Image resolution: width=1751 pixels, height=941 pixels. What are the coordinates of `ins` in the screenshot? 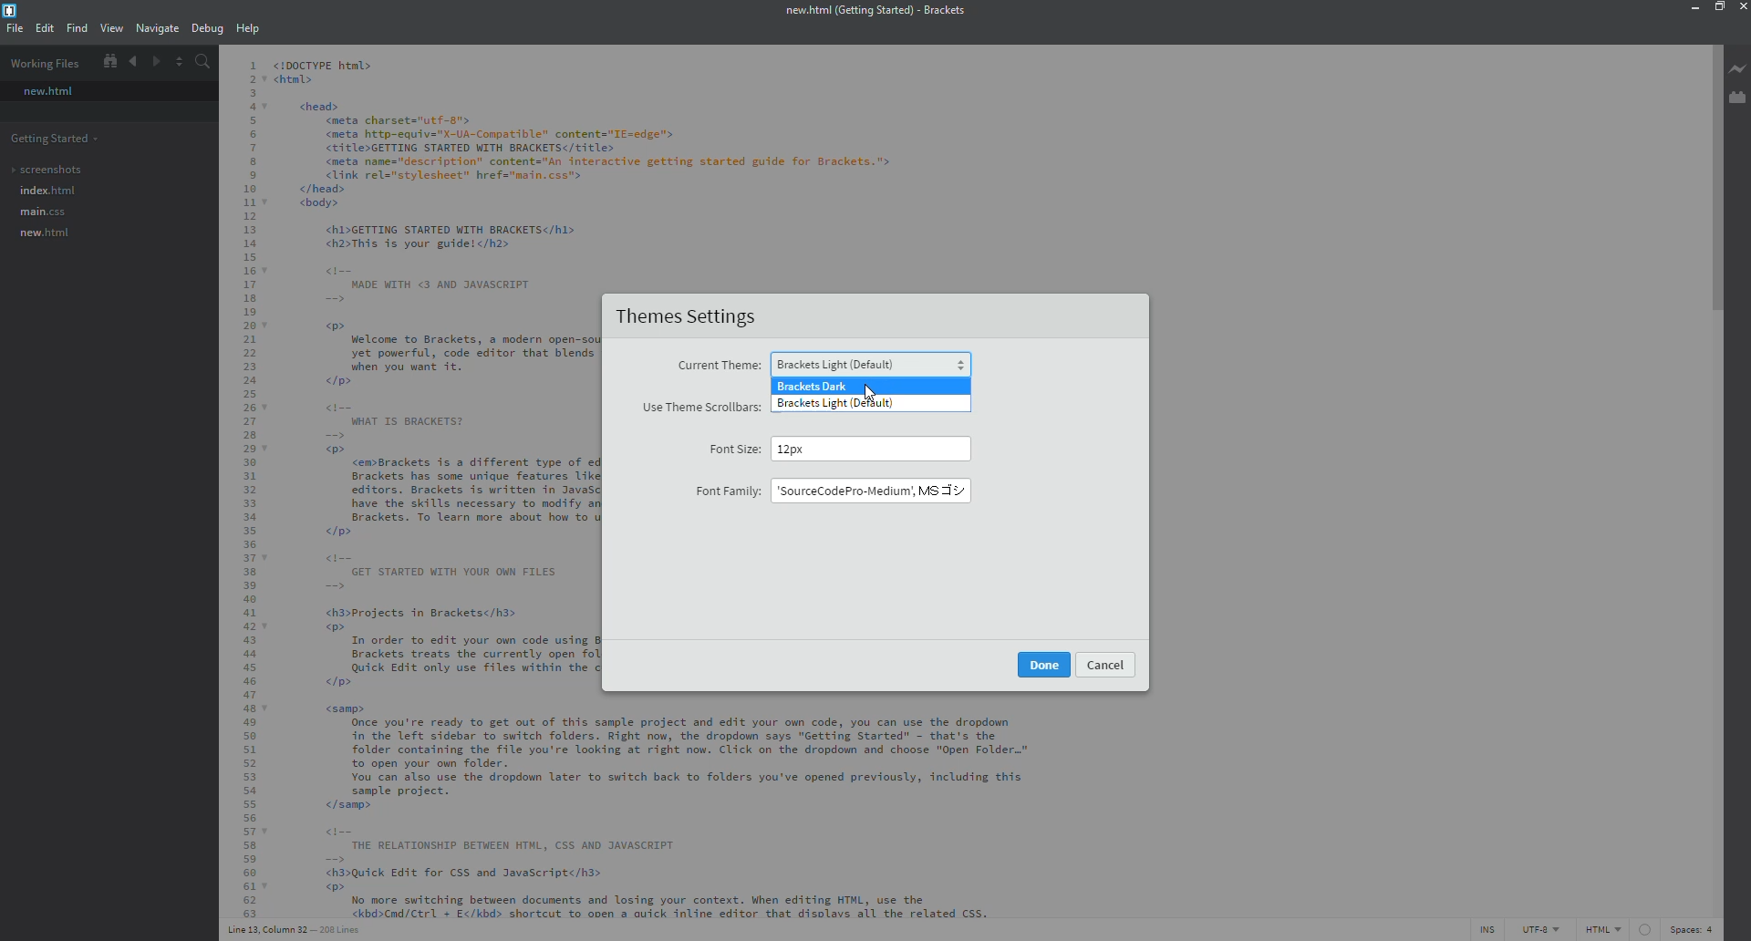 It's located at (1489, 929).